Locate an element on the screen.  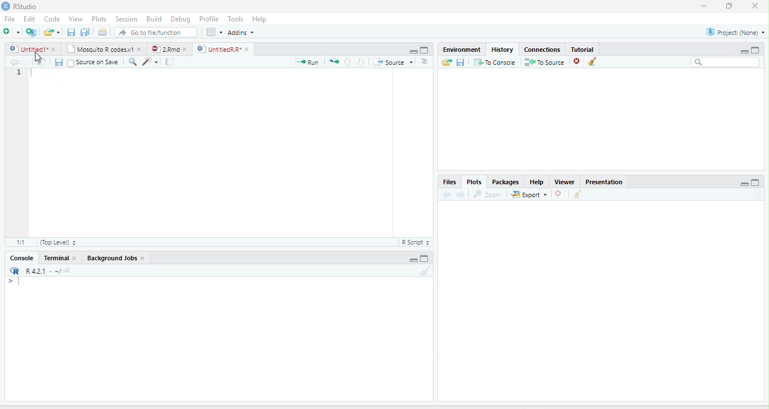
New line is located at coordinates (14, 282).